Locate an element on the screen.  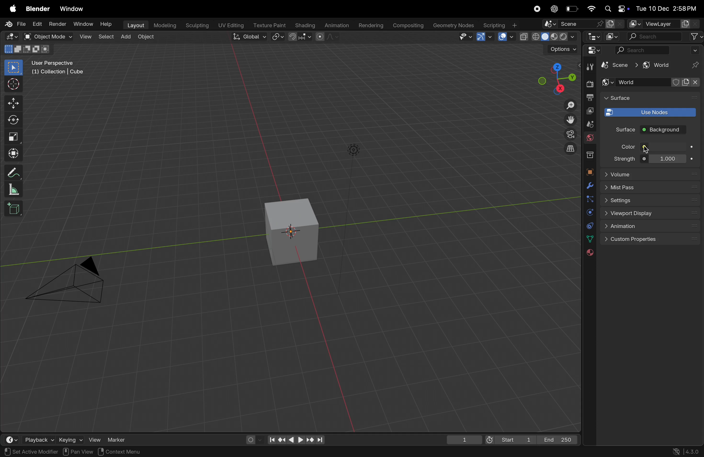
Snap is located at coordinates (301, 37).